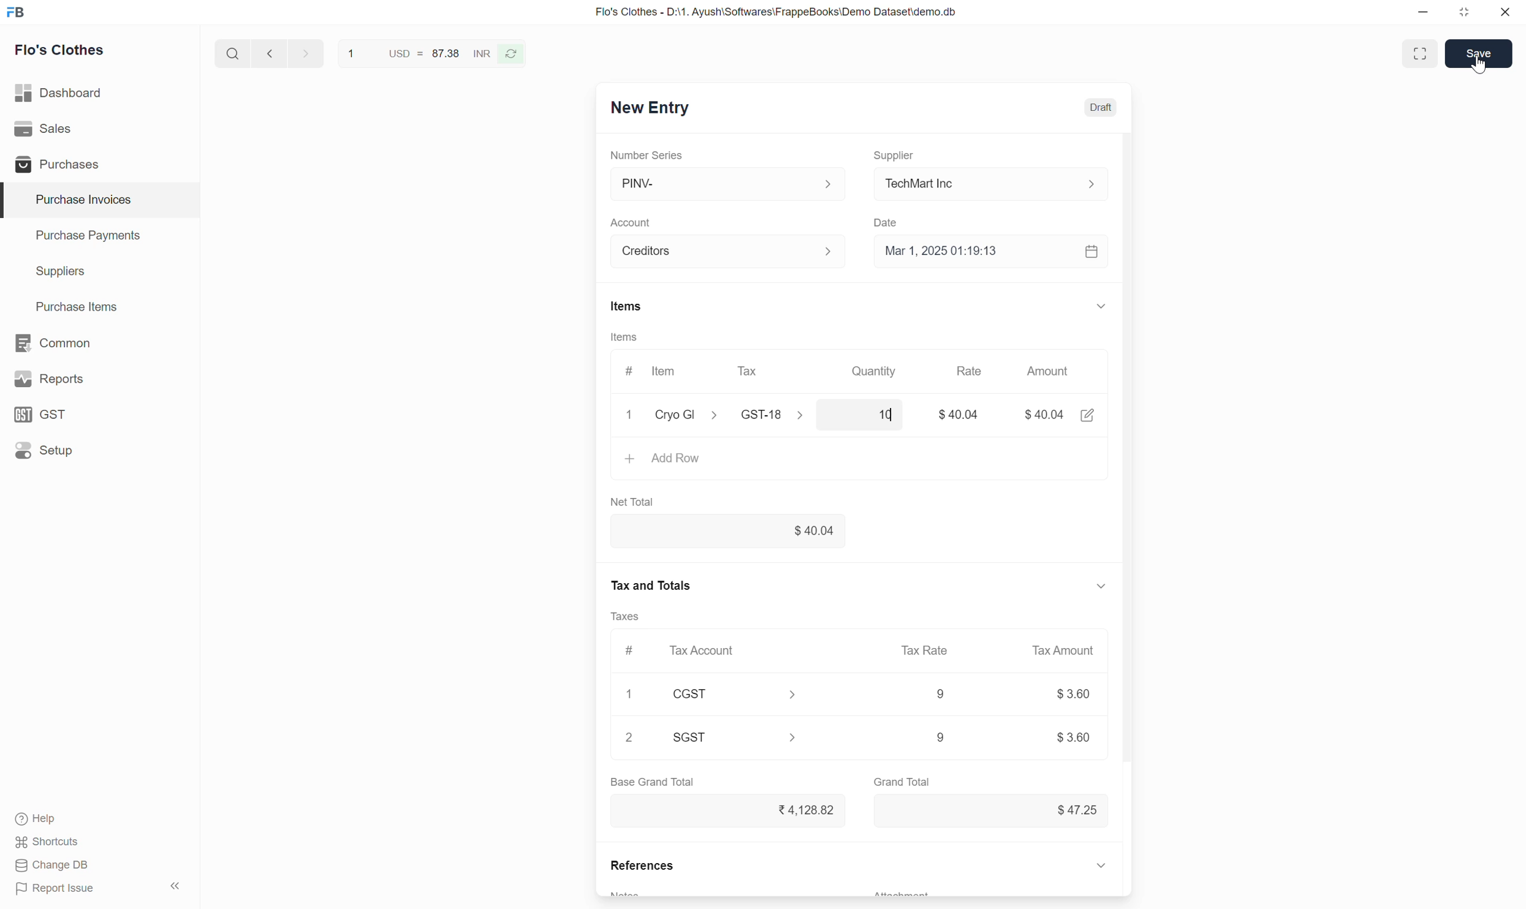  What do you see at coordinates (743, 737) in the screenshot?
I see `SGST` at bounding box center [743, 737].